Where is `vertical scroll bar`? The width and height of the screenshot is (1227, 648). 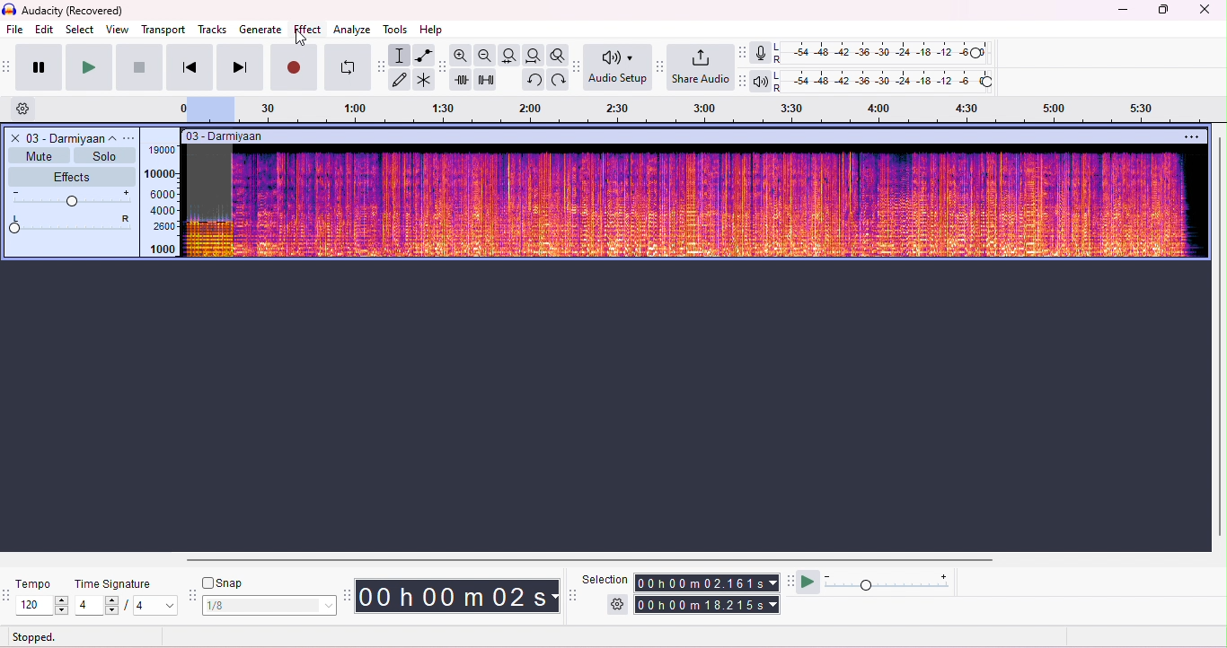
vertical scroll bar is located at coordinates (1219, 337).